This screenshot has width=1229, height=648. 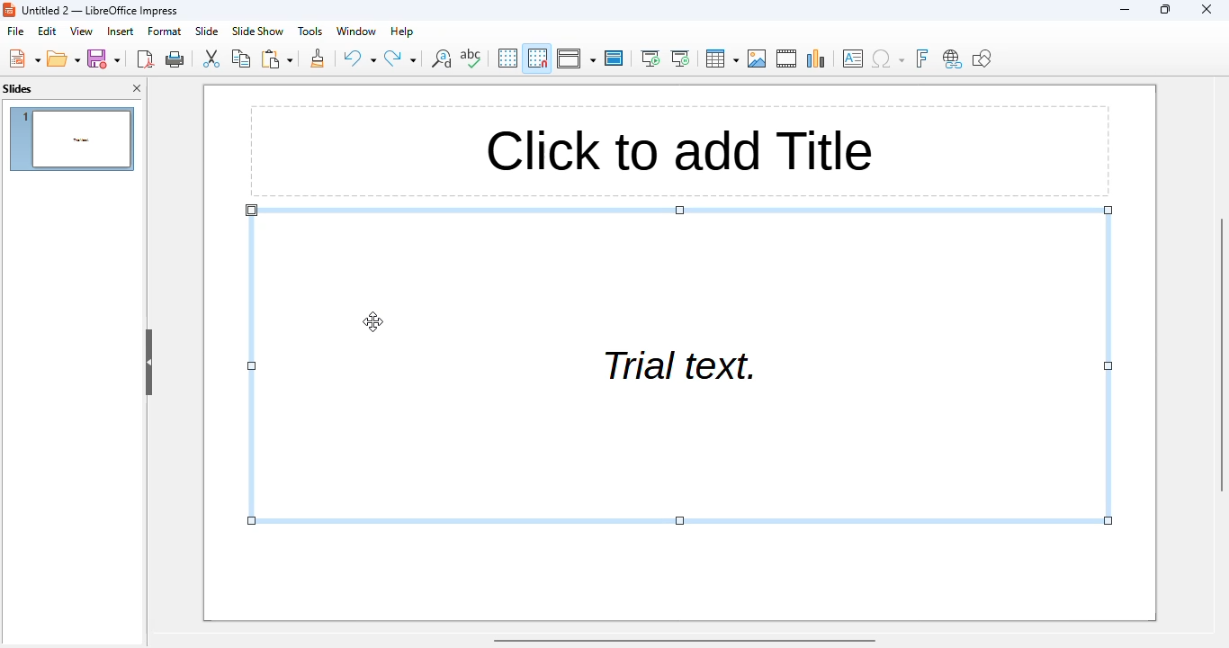 What do you see at coordinates (23, 58) in the screenshot?
I see `new` at bounding box center [23, 58].